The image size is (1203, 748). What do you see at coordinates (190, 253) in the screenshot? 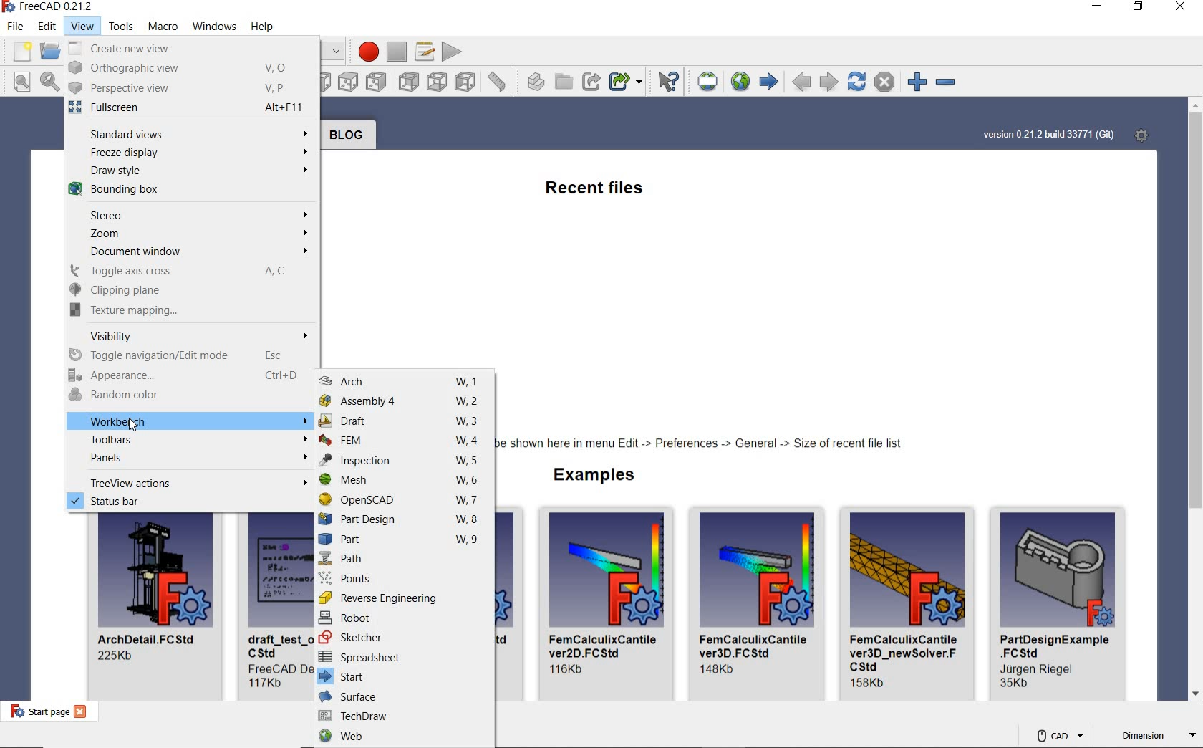
I see `document window` at bounding box center [190, 253].